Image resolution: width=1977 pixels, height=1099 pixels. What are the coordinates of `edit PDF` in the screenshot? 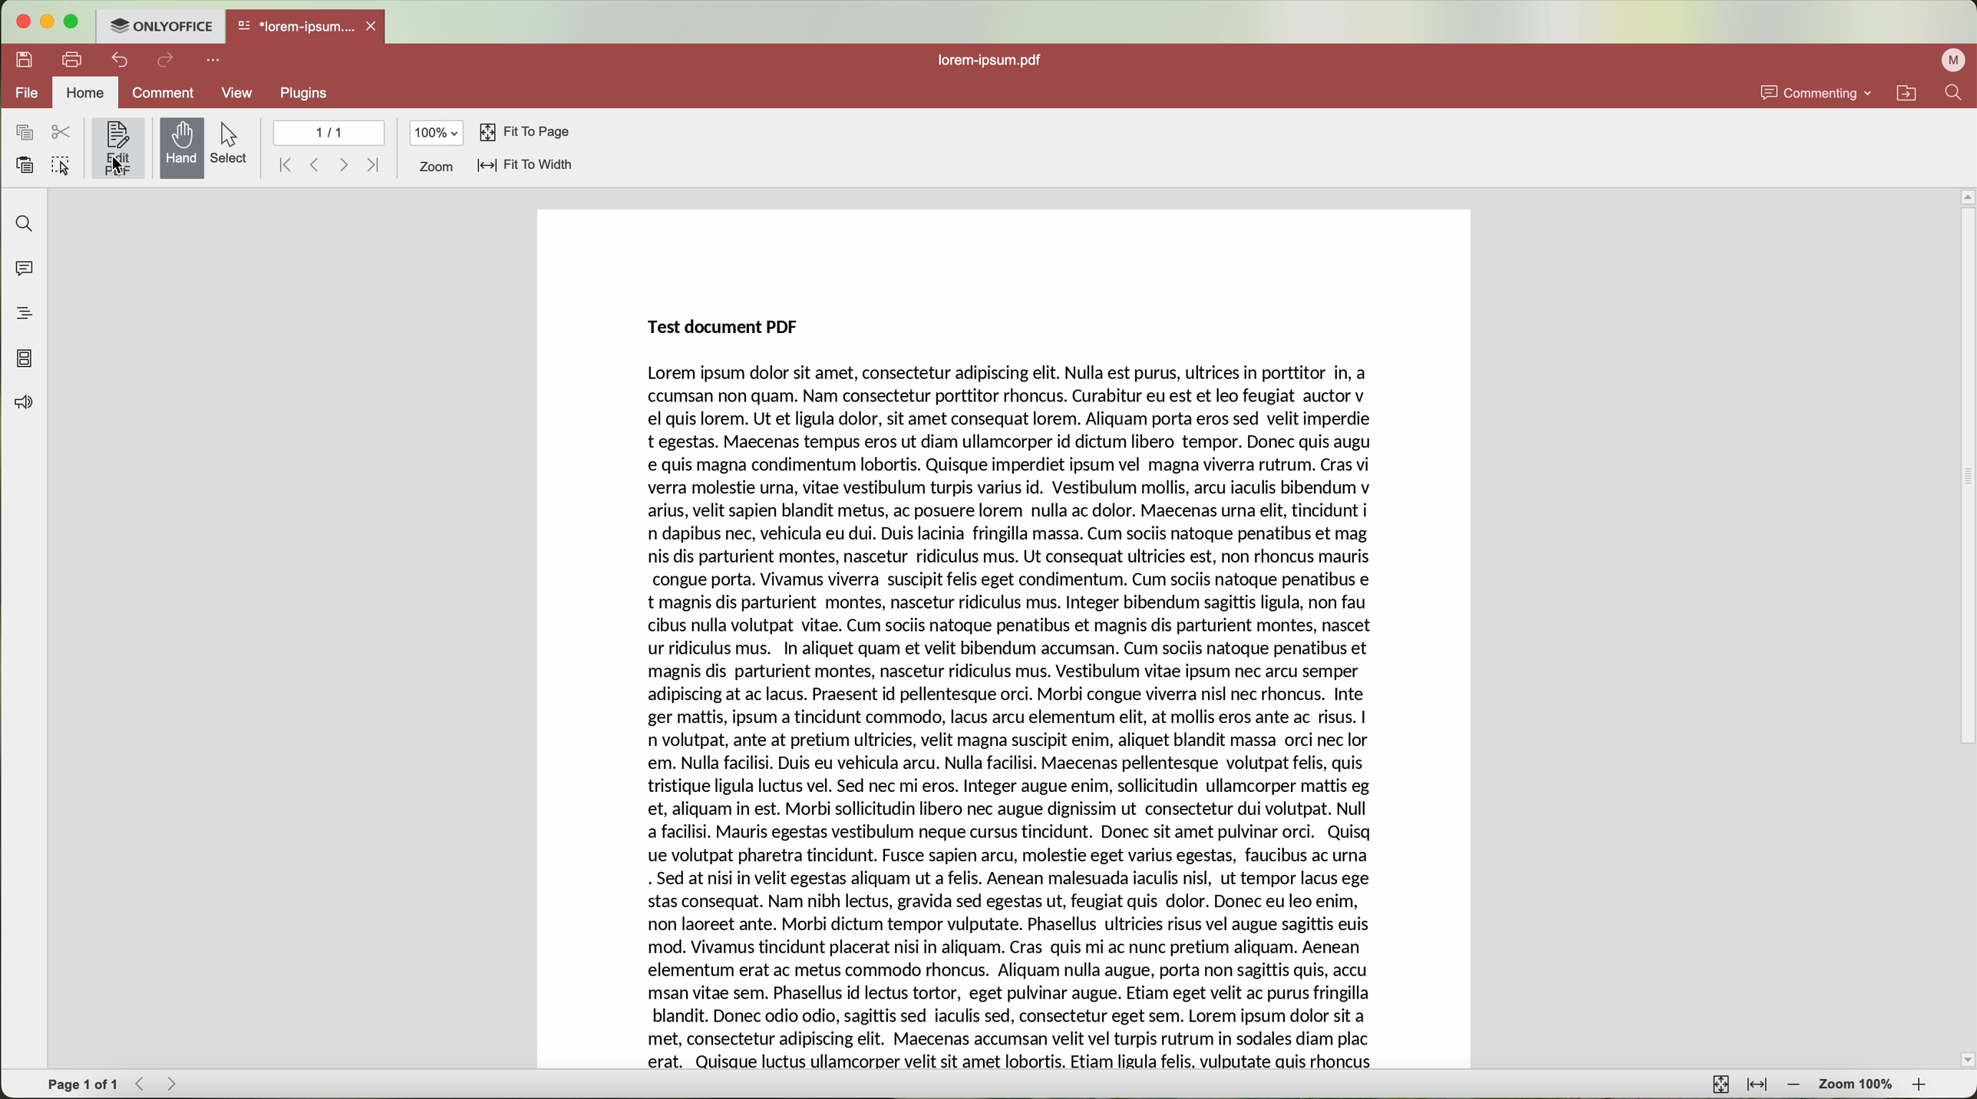 It's located at (121, 145).